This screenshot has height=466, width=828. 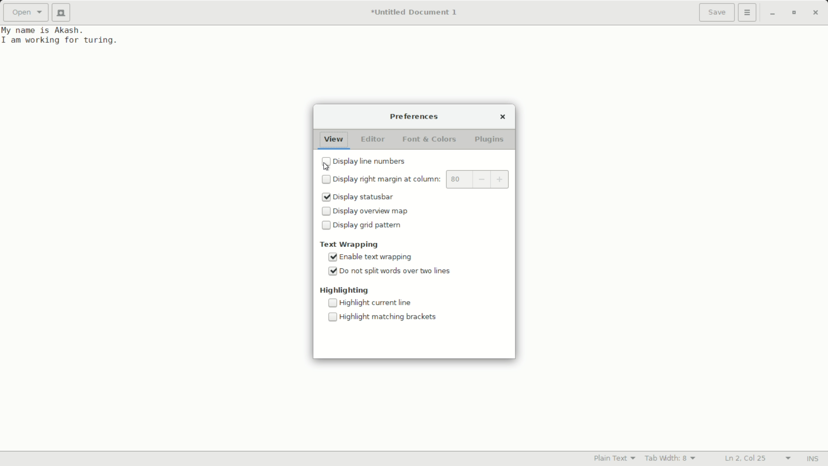 What do you see at coordinates (326, 197) in the screenshot?
I see `checked checkbox` at bounding box center [326, 197].